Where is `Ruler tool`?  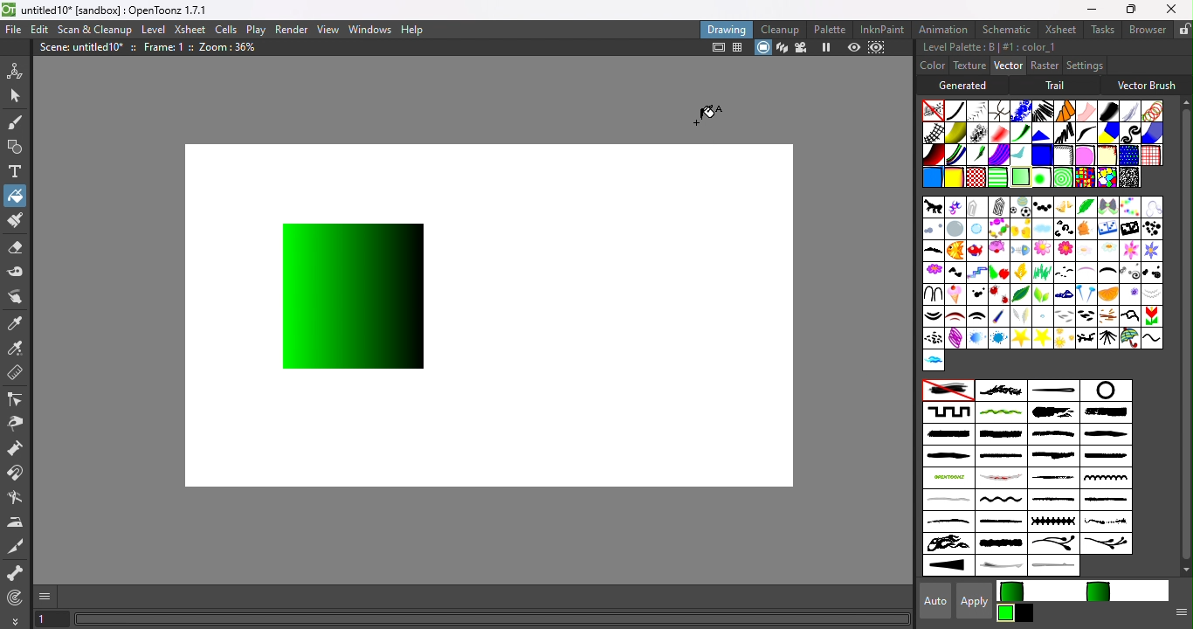
Ruler tool is located at coordinates (16, 375).